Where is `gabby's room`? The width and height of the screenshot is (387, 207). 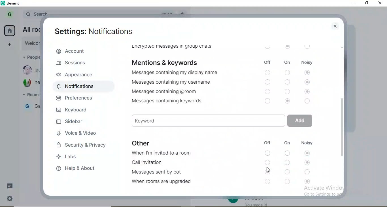
gabby's room is located at coordinates (32, 106).